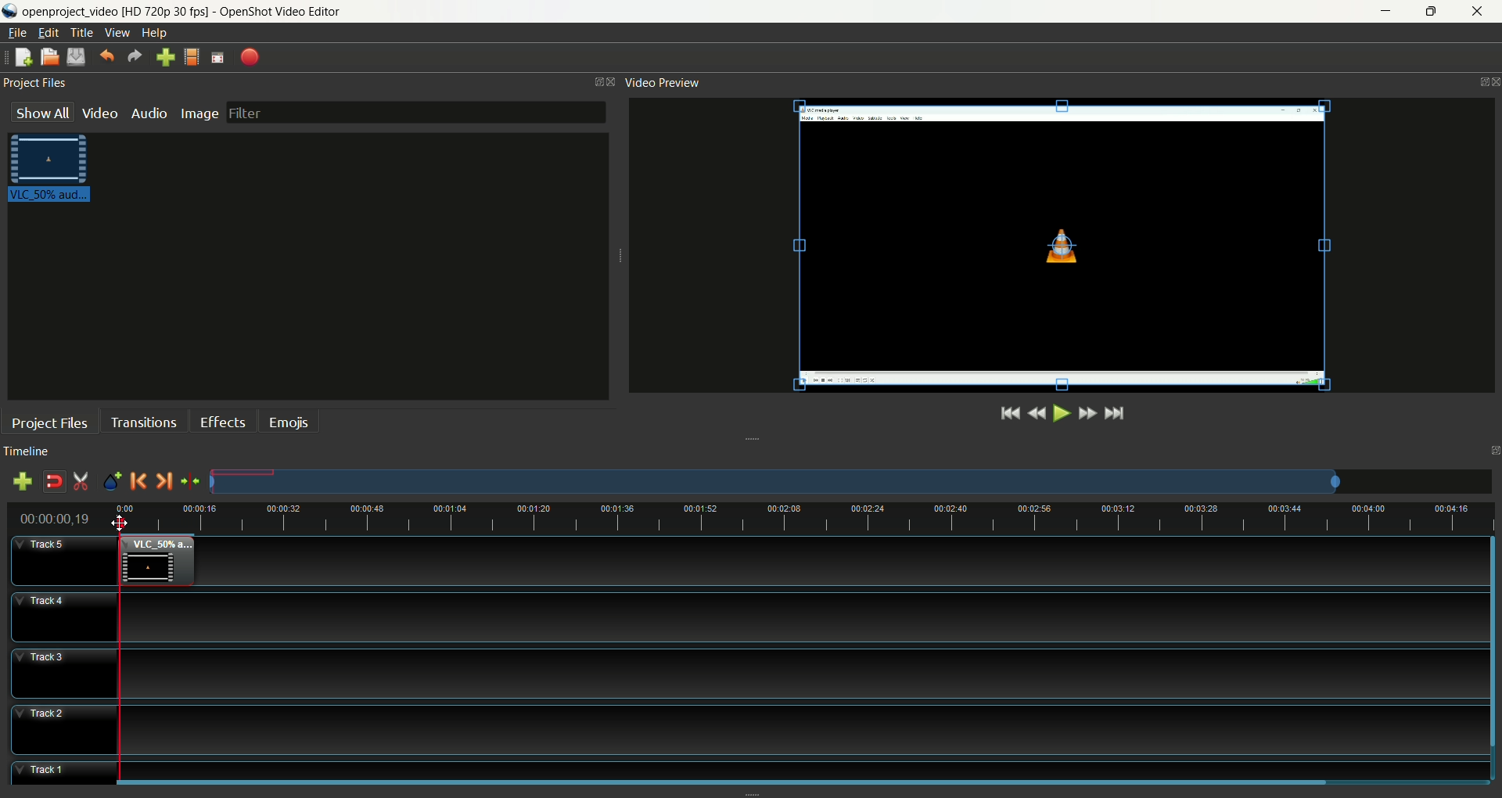  Describe the element at coordinates (163, 482) in the screenshot. I see `next marker` at that location.